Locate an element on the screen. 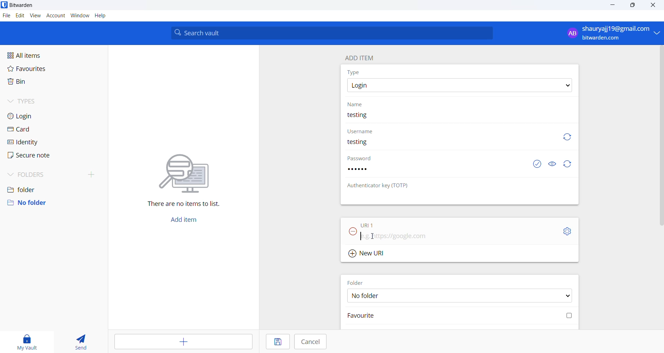  bin is located at coordinates (36, 84).